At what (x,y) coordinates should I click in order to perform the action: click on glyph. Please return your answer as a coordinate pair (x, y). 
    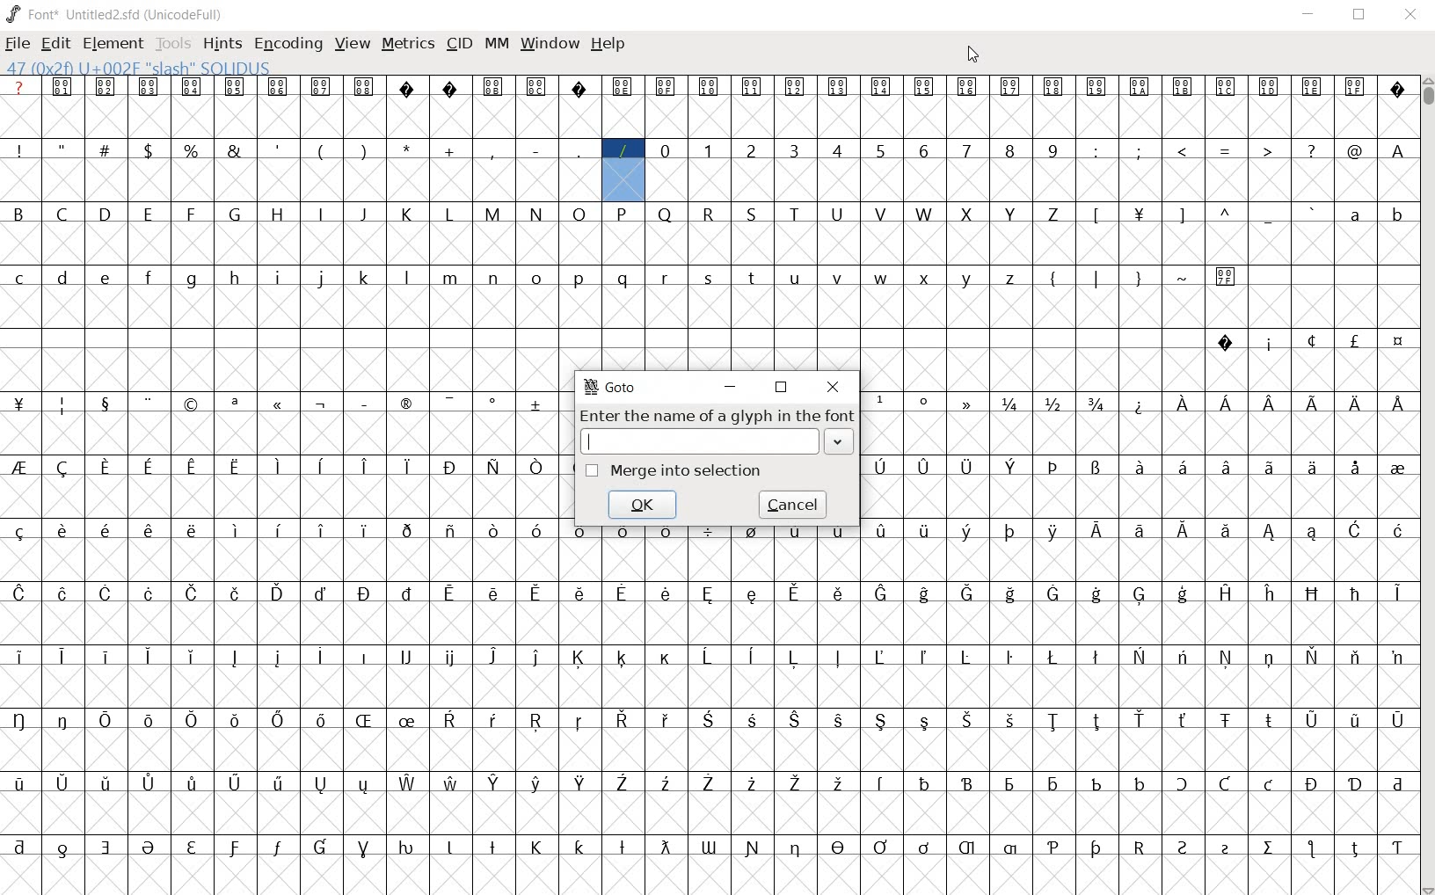
    Looking at the image, I should click on (1181, 783).